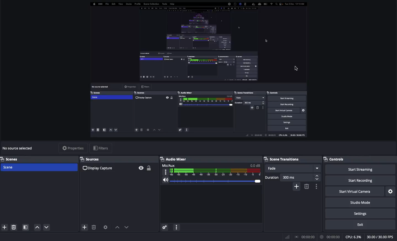 This screenshot has width=397, height=241. What do you see at coordinates (210, 169) in the screenshot?
I see `Mic/Aux` at bounding box center [210, 169].